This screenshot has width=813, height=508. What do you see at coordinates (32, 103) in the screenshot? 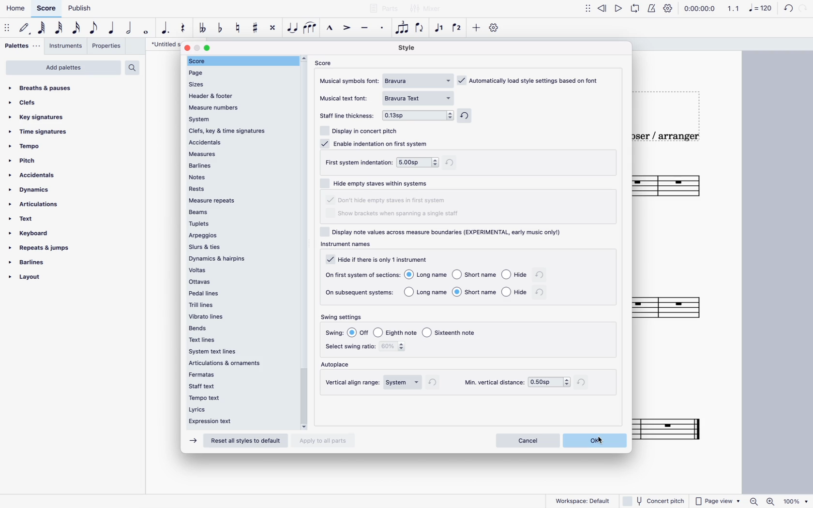
I see `clefs` at bounding box center [32, 103].